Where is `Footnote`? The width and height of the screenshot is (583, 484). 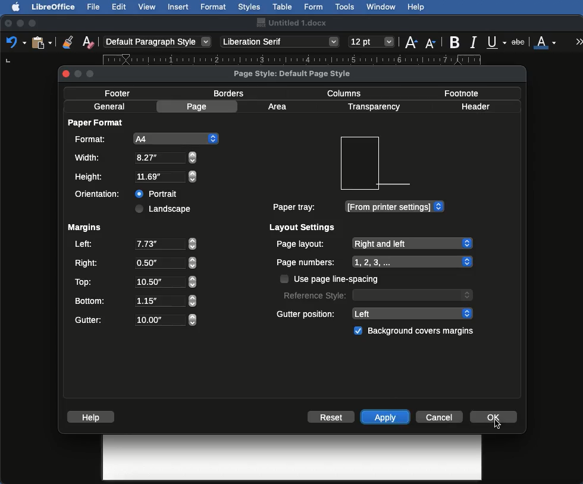
Footnote is located at coordinates (460, 93).